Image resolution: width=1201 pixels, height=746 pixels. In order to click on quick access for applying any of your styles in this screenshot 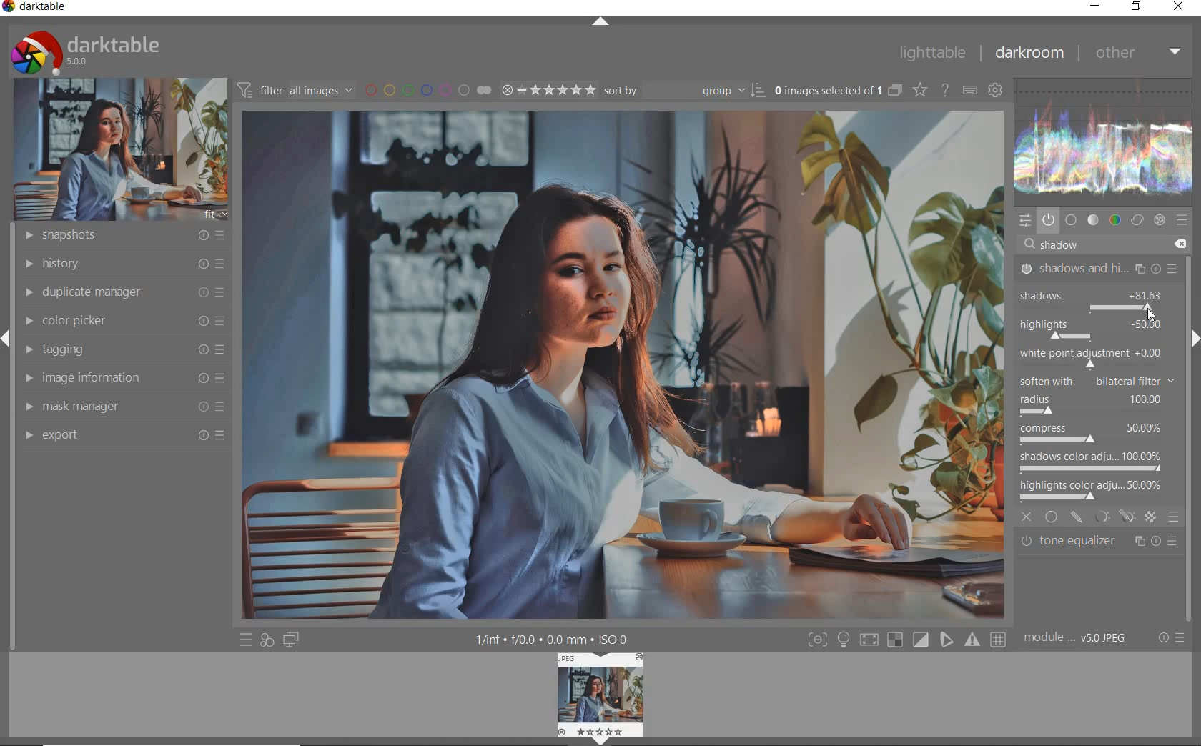, I will do `click(268, 641)`.